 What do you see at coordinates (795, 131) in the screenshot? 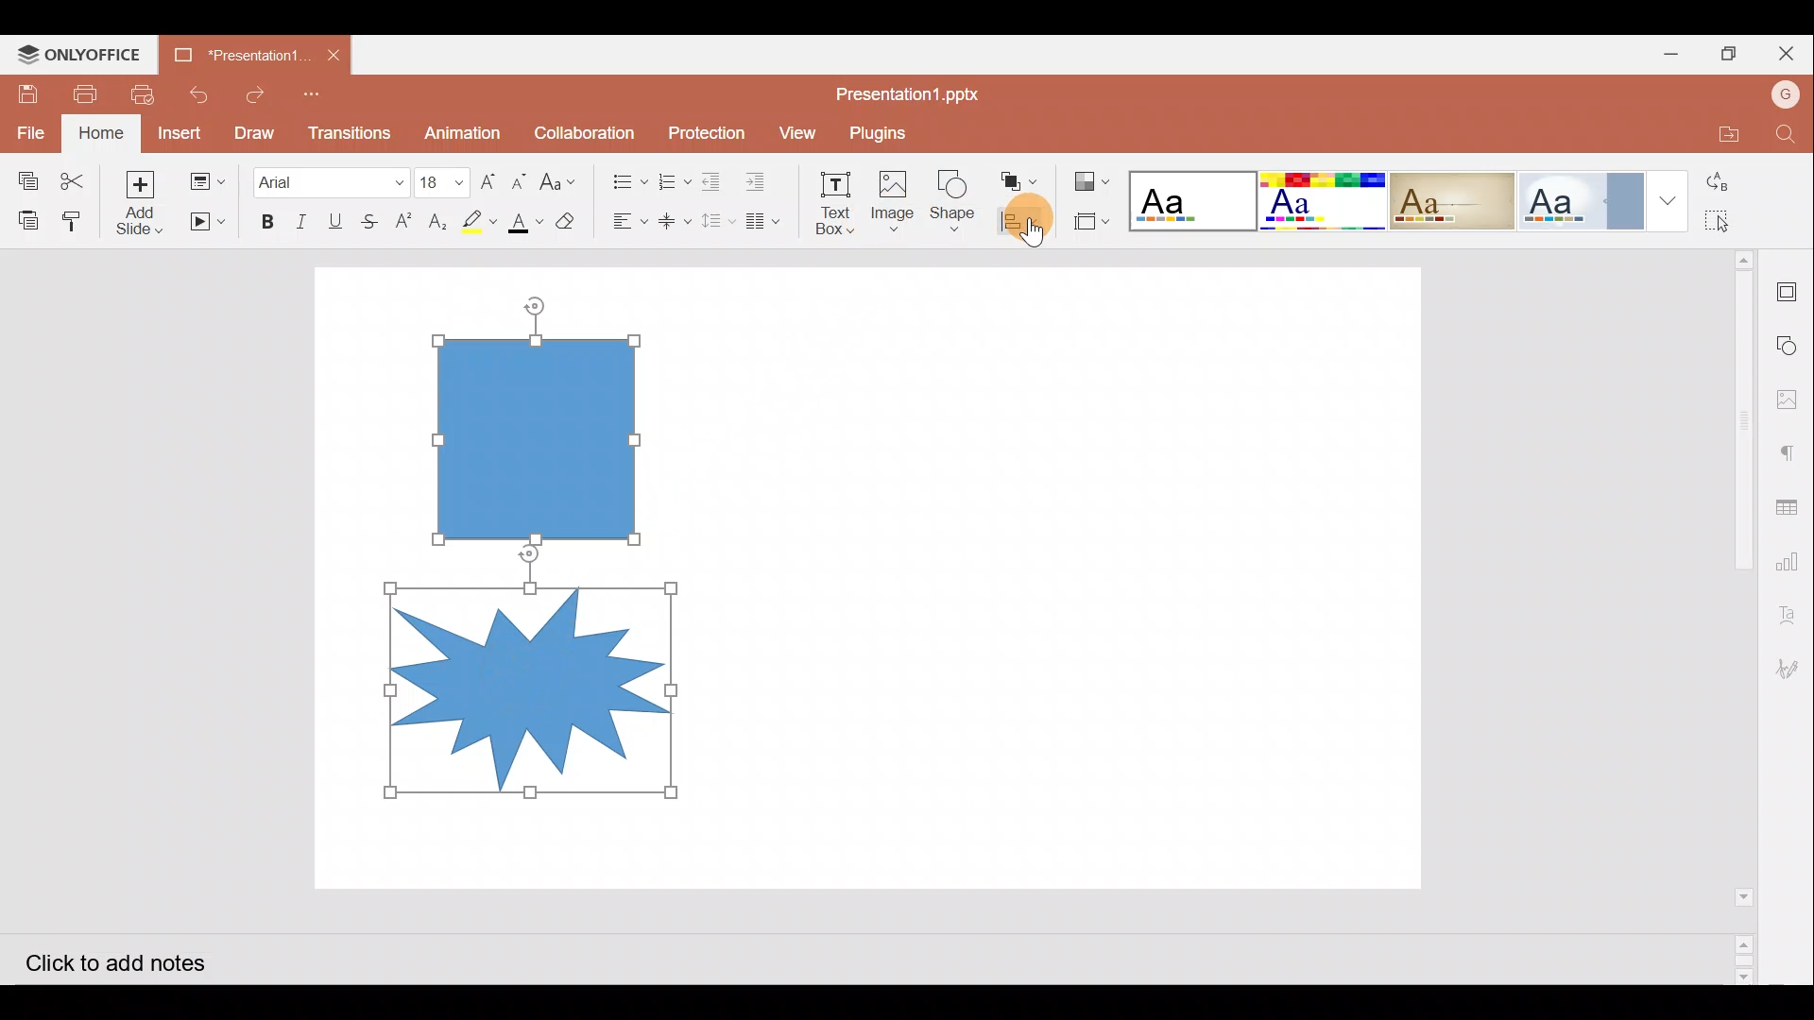
I see `View` at bounding box center [795, 131].